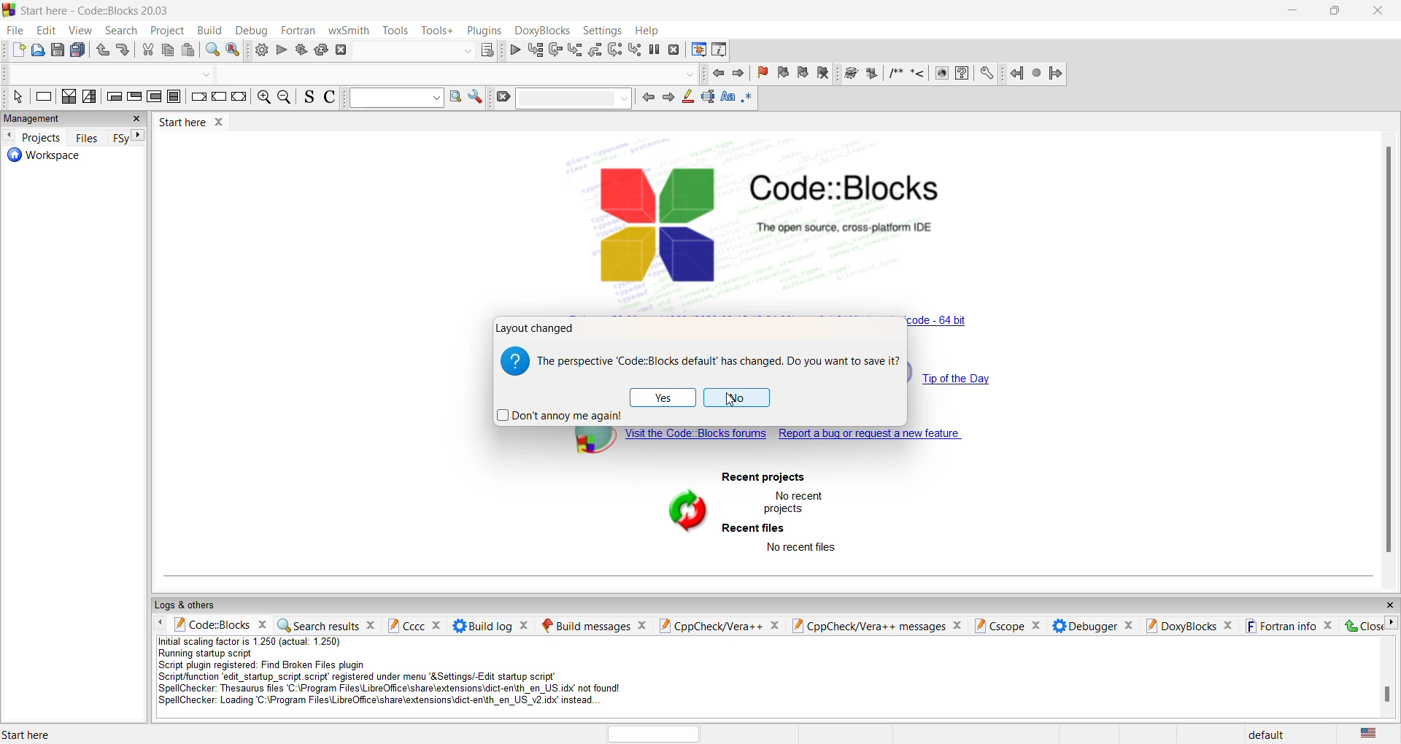 The image size is (1401, 744). What do you see at coordinates (265, 53) in the screenshot?
I see `build` at bounding box center [265, 53].